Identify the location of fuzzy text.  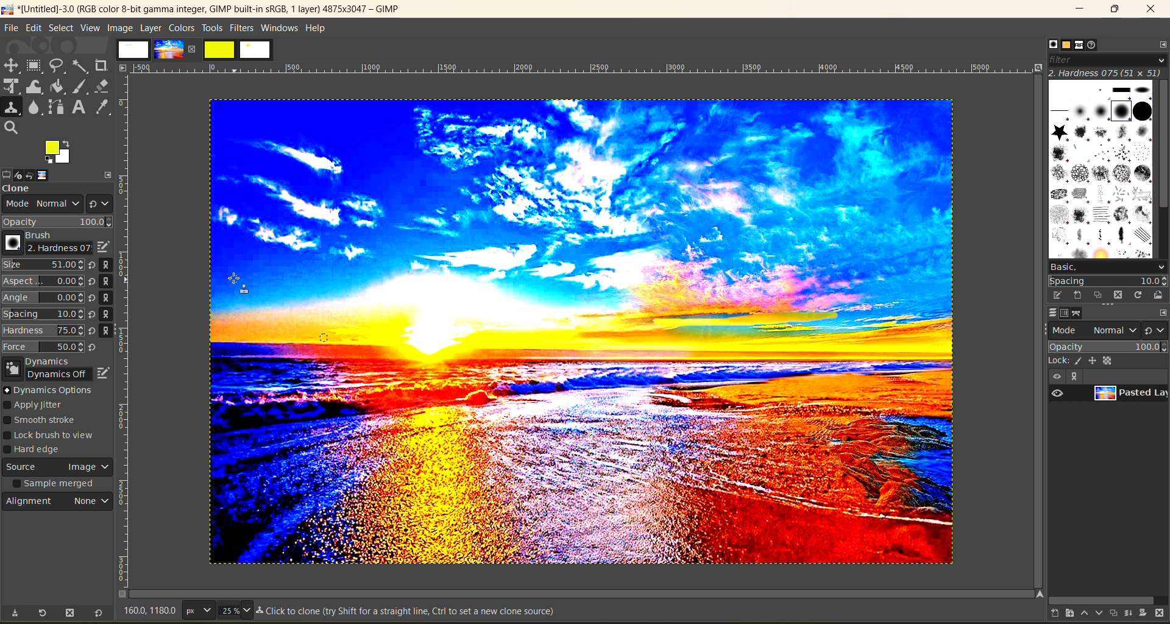
(81, 65).